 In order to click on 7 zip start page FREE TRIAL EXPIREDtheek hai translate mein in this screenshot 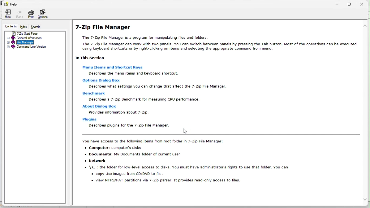, I will do `click(35, 33)`.